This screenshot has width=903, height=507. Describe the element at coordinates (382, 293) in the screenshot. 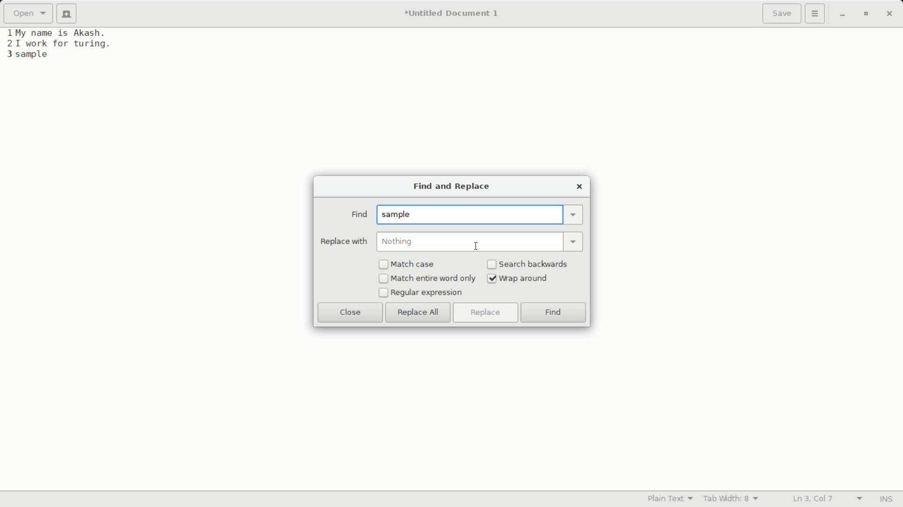

I see `checkbox` at that location.